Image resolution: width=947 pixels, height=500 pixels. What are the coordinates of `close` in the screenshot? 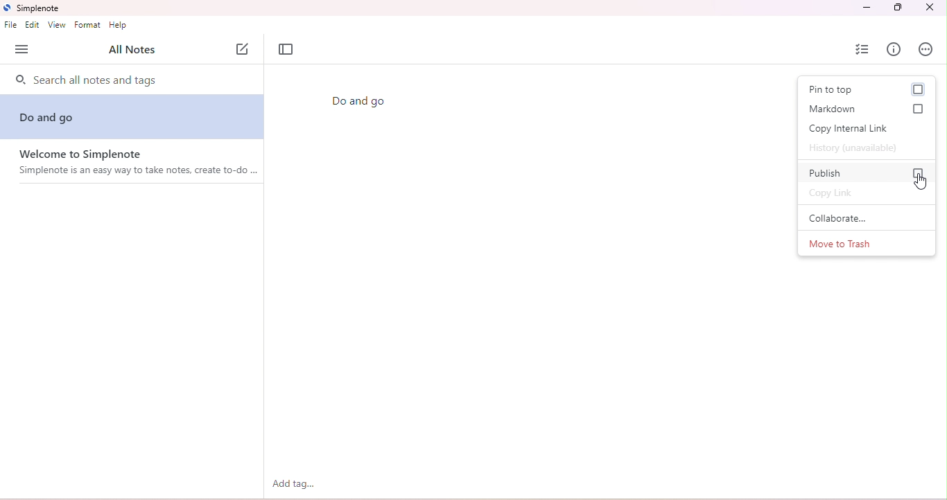 It's located at (928, 8).